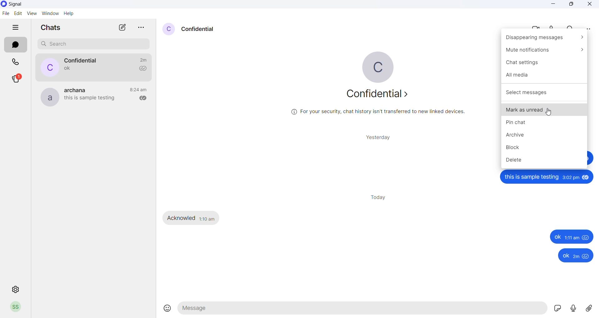 The width and height of the screenshot is (599, 318). What do you see at coordinates (544, 125) in the screenshot?
I see `pin chat` at bounding box center [544, 125].